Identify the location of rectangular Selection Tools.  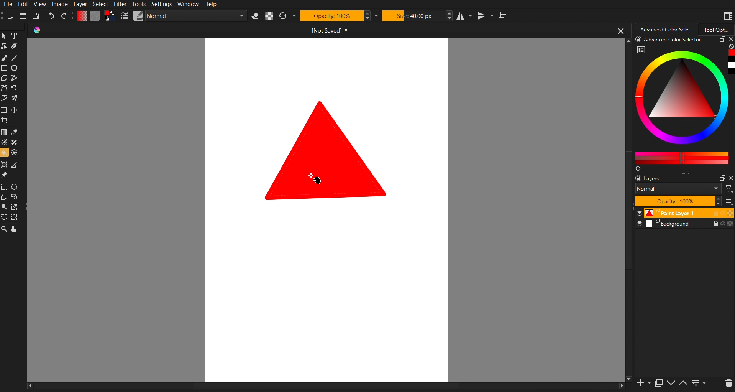
(5, 186).